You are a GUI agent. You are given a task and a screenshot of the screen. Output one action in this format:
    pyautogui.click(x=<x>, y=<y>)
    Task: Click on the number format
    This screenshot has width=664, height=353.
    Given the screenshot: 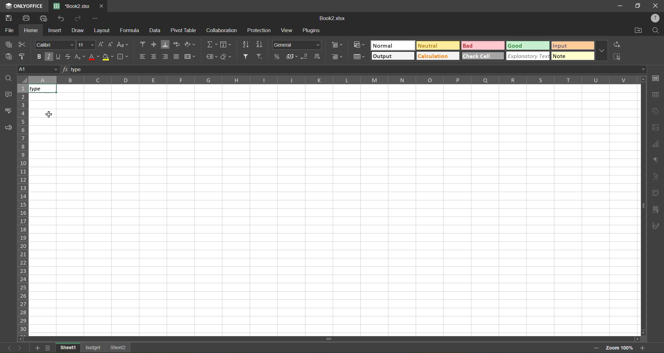 What is the action you would take?
    pyautogui.click(x=298, y=45)
    